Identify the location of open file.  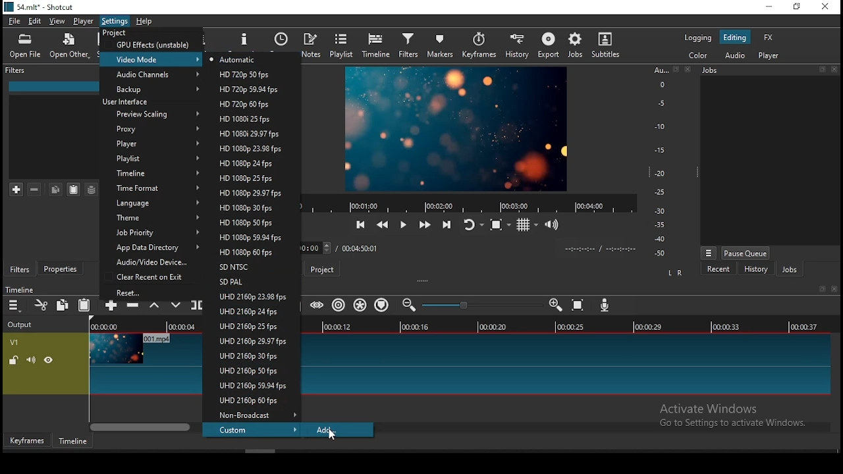
(25, 48).